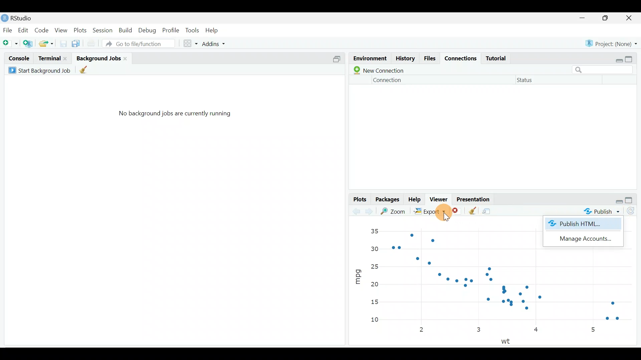  I want to click on Print current file, so click(90, 42).